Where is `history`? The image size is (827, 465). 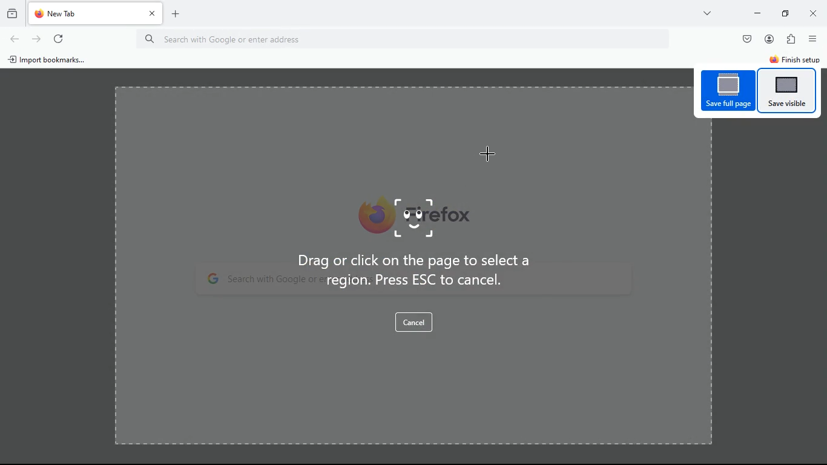 history is located at coordinates (11, 12).